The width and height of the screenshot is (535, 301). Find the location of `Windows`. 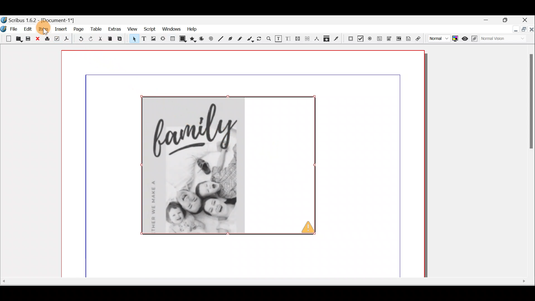

Windows is located at coordinates (170, 29).